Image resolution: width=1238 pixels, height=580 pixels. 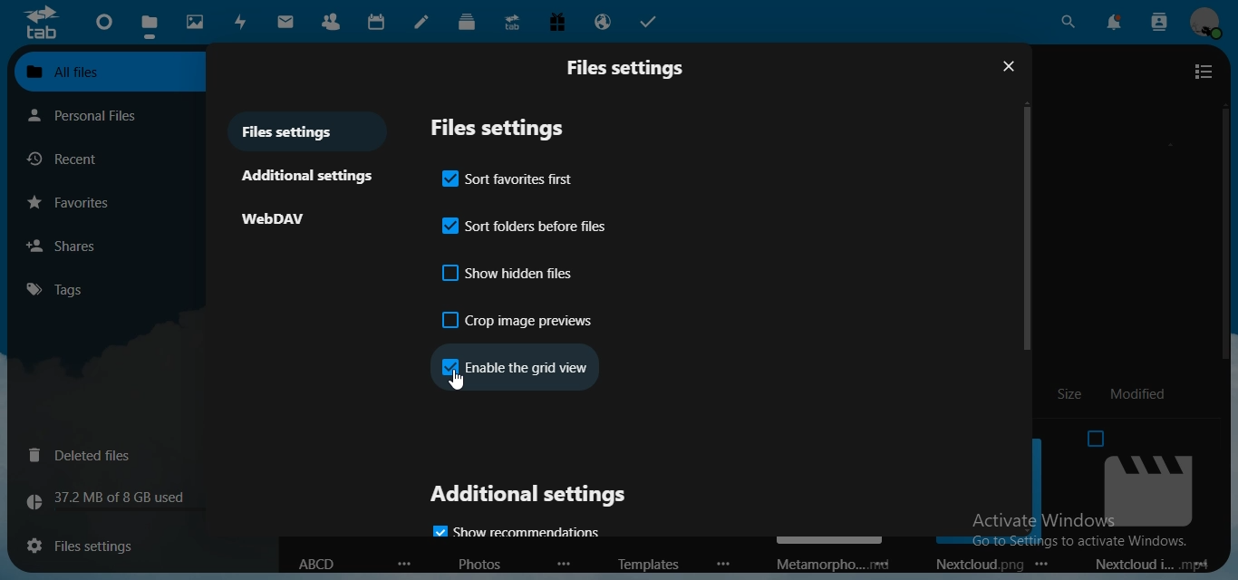 What do you see at coordinates (313, 176) in the screenshot?
I see `additional settings` at bounding box center [313, 176].